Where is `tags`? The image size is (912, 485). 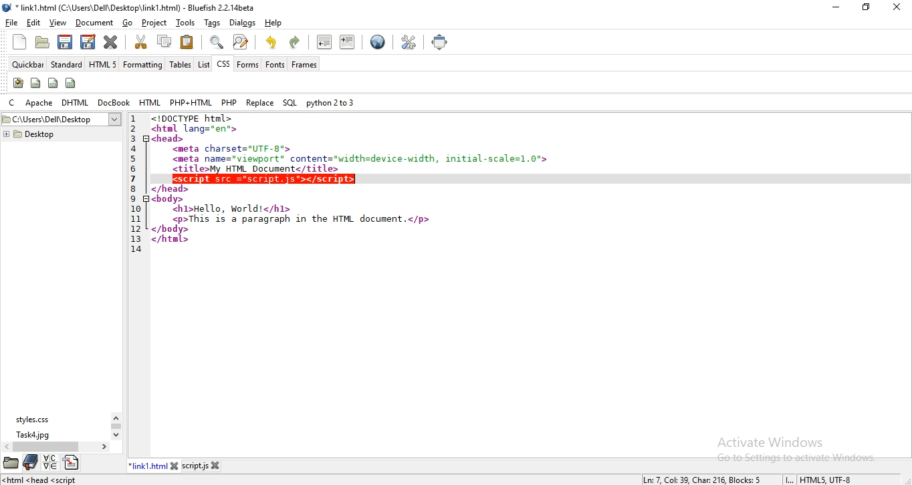 tags is located at coordinates (212, 23).